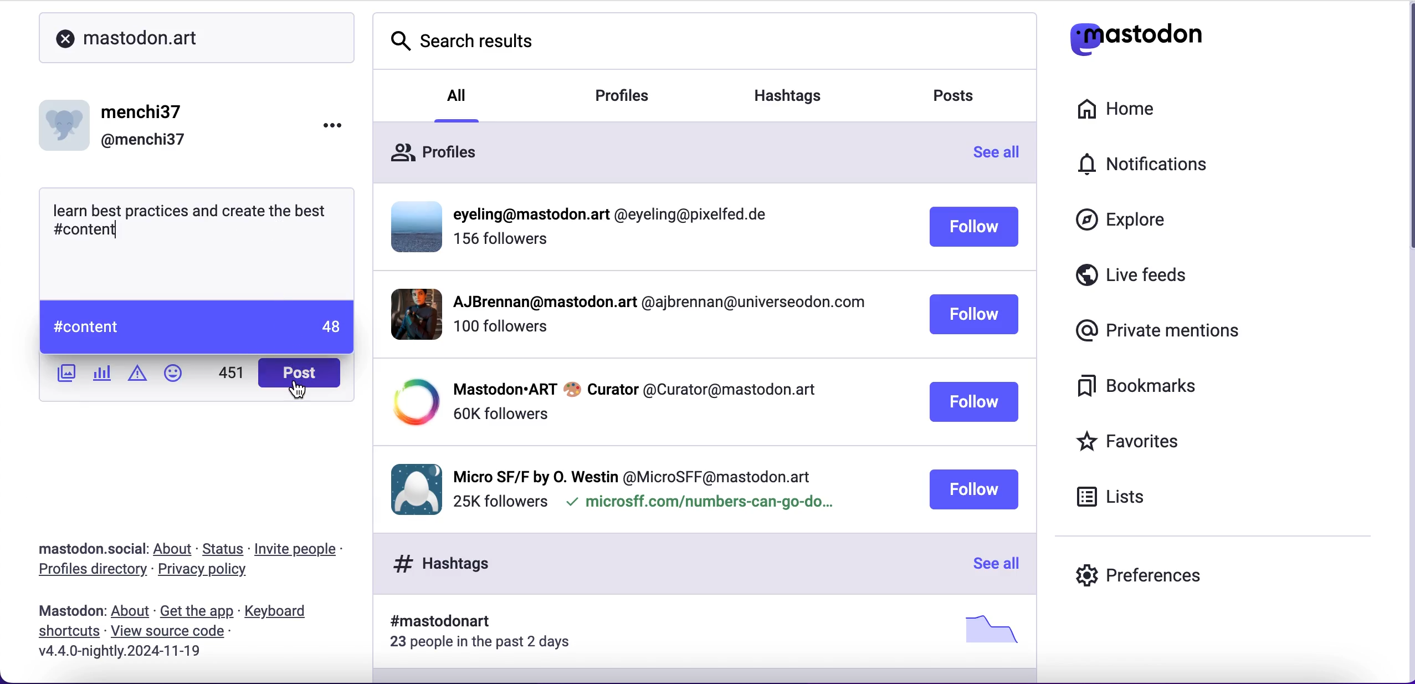  What do you see at coordinates (279, 612) in the screenshot?
I see `keyboard` at bounding box center [279, 612].